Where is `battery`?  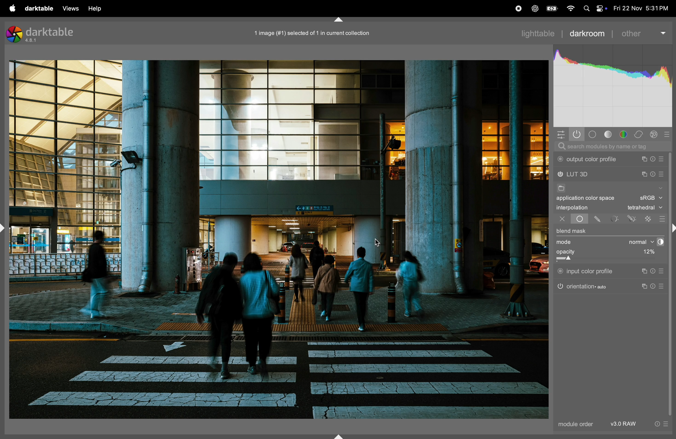 battery is located at coordinates (551, 9).